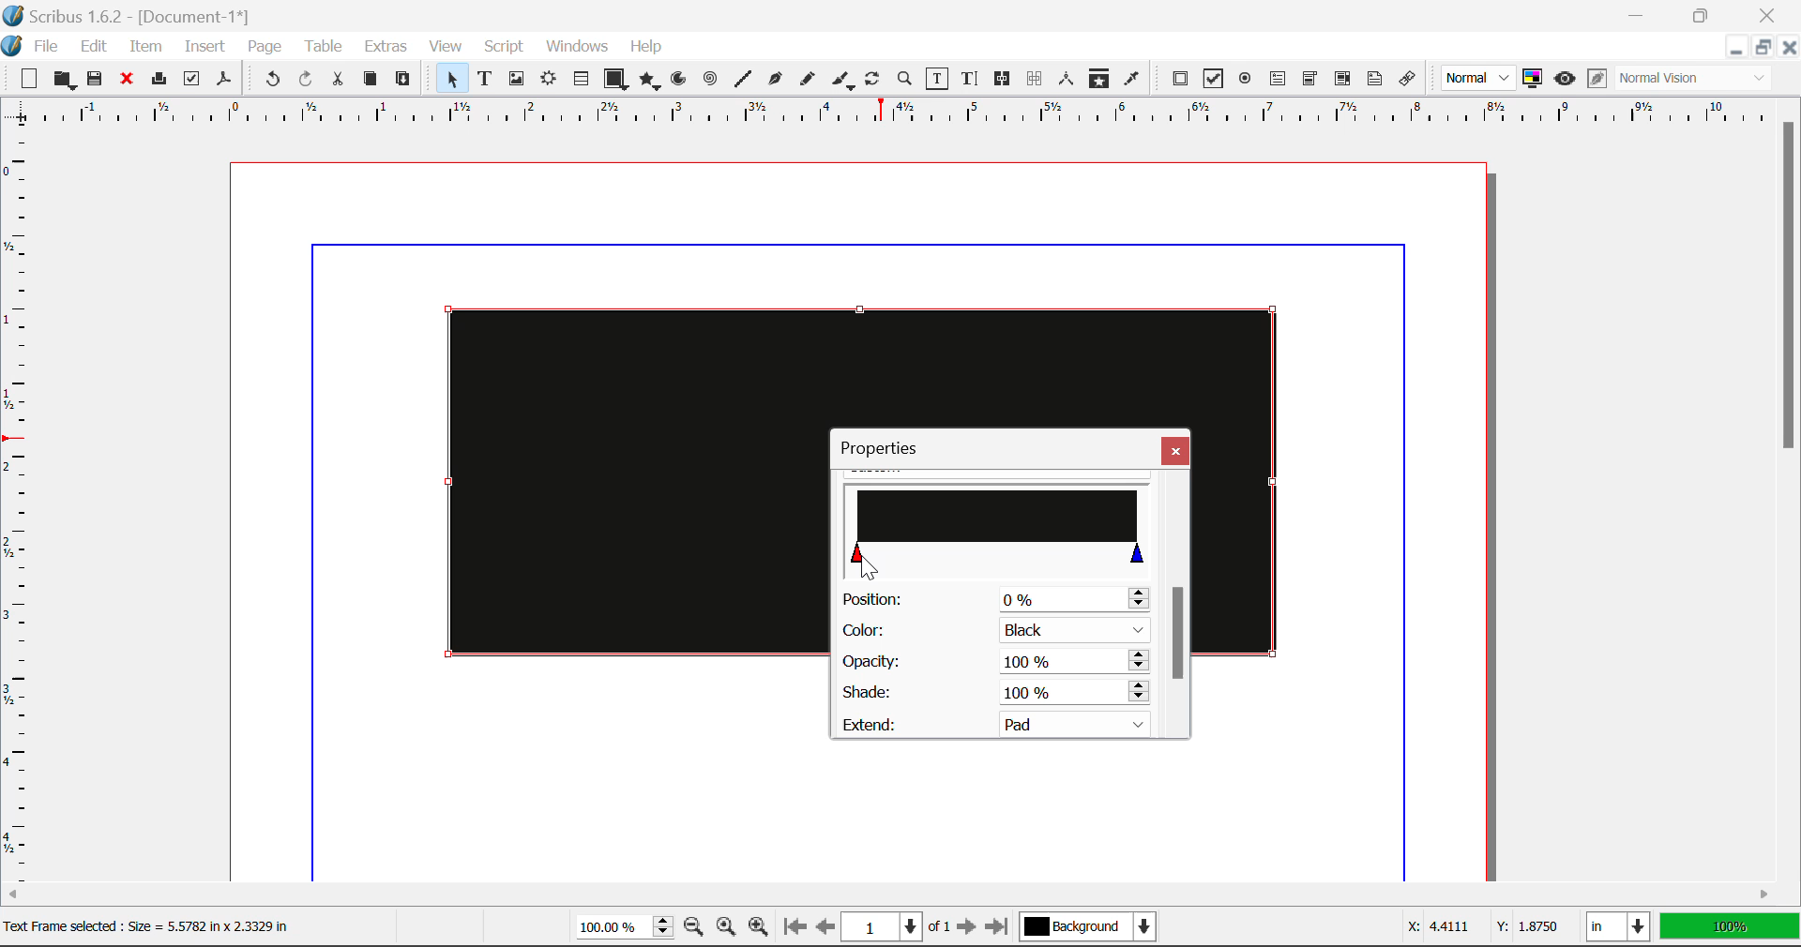 This screenshot has width=1801, height=947. What do you see at coordinates (793, 928) in the screenshot?
I see `First Page` at bounding box center [793, 928].